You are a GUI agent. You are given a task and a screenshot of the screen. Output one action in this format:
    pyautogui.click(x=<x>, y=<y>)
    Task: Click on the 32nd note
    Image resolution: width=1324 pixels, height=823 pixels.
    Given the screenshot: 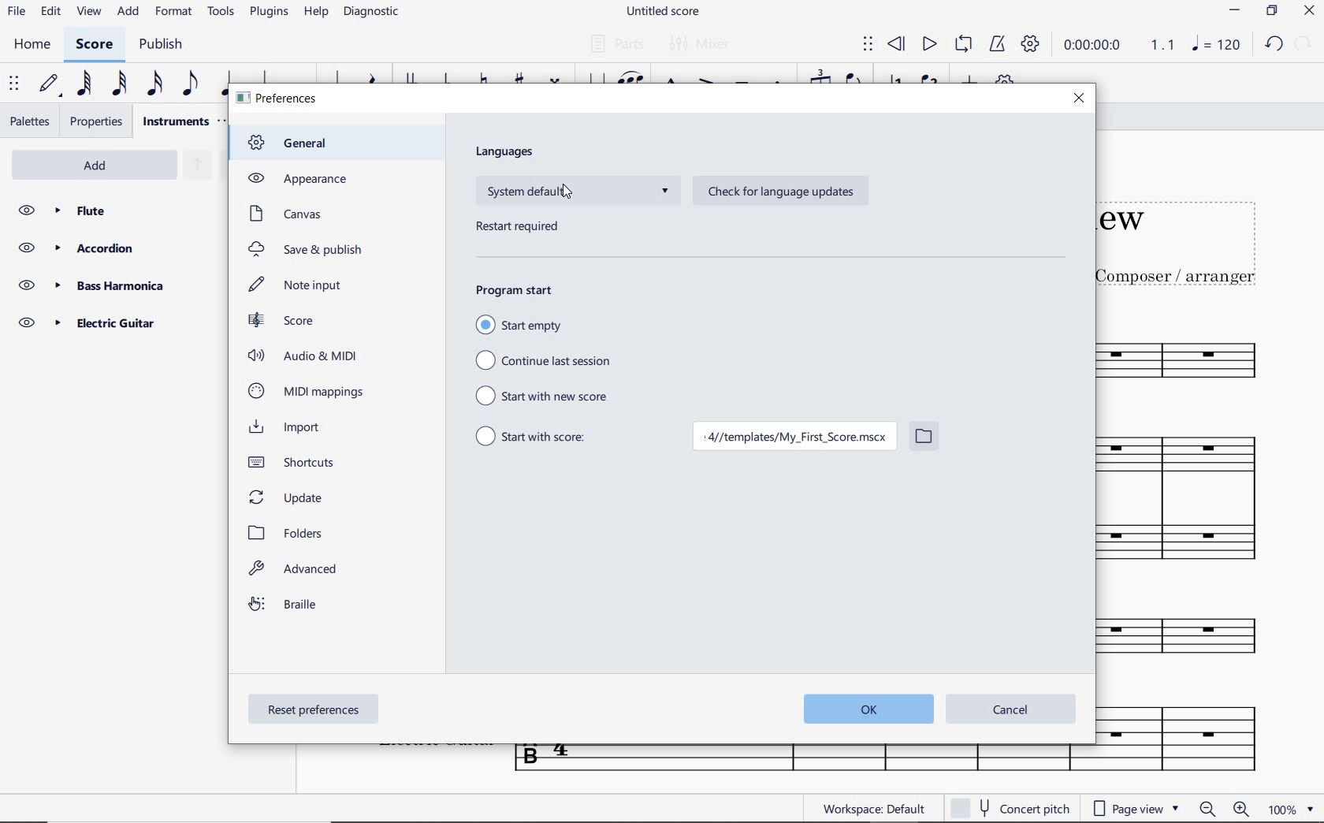 What is the action you would take?
    pyautogui.click(x=117, y=84)
    